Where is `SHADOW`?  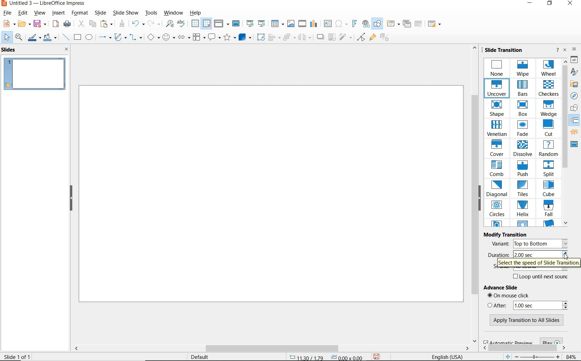
SHADOW is located at coordinates (320, 37).